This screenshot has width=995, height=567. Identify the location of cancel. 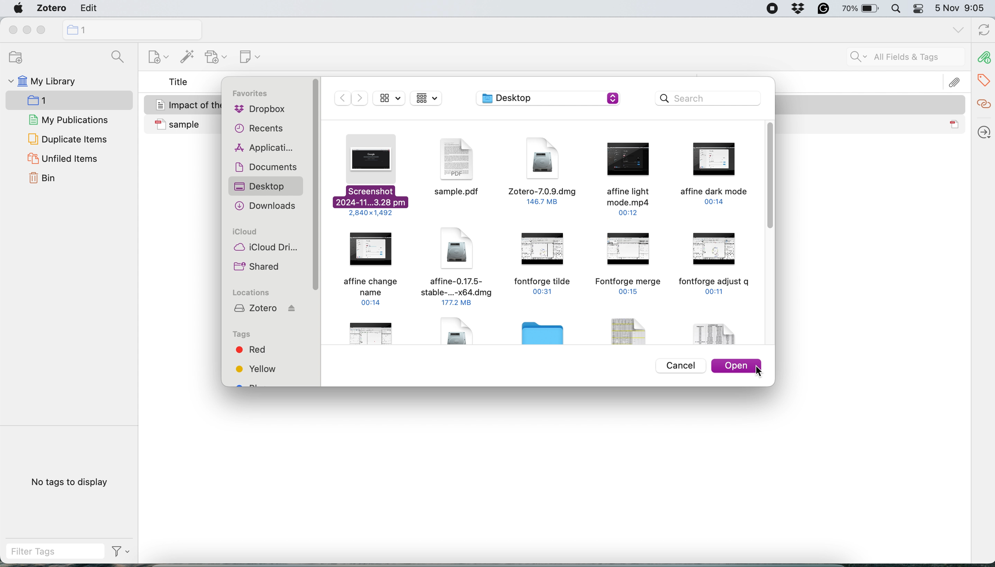
(683, 366).